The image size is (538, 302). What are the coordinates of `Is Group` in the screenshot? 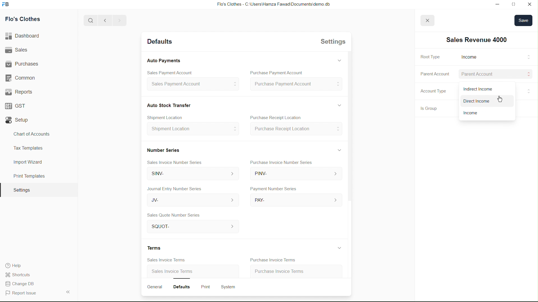 It's located at (426, 109).